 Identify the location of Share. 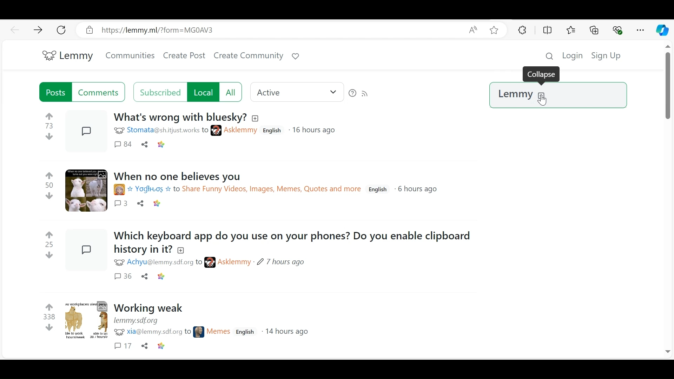
(144, 277).